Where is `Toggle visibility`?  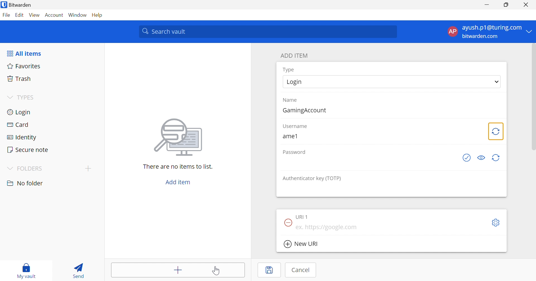
Toggle visibility is located at coordinates (483, 158).